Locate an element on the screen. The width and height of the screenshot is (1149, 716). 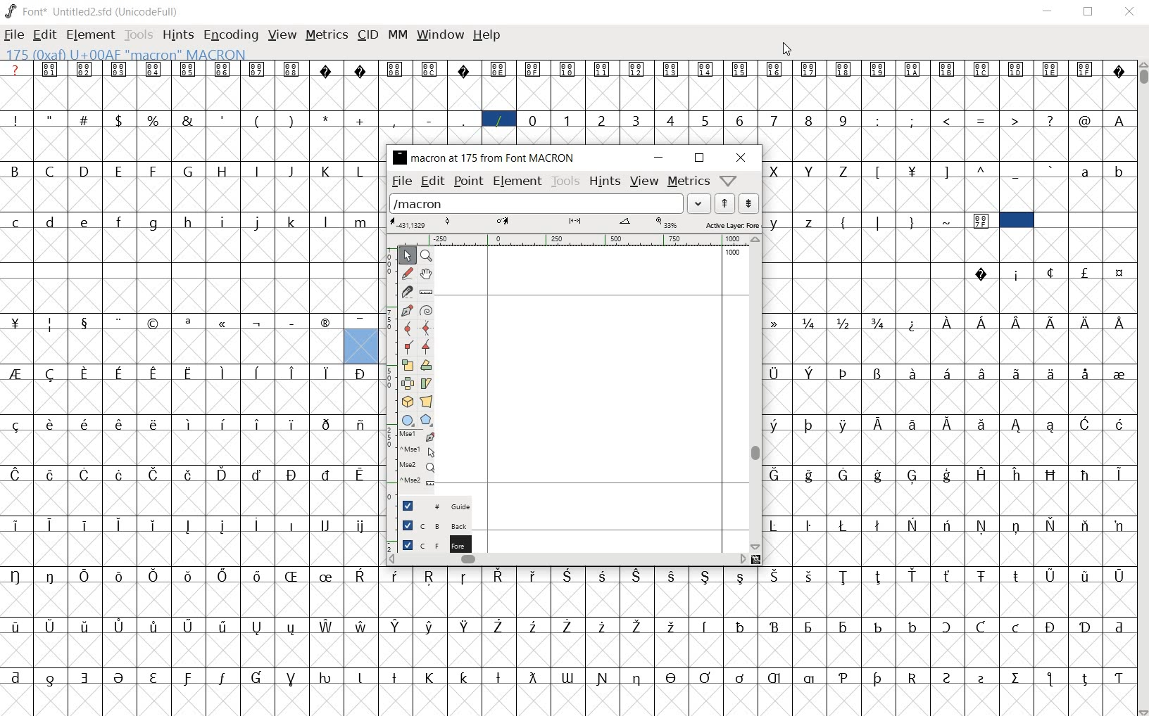
Symbol is located at coordinates (290, 525).